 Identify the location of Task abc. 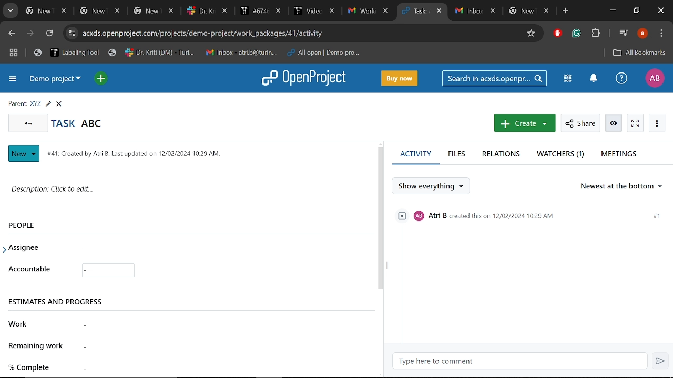
(84, 124).